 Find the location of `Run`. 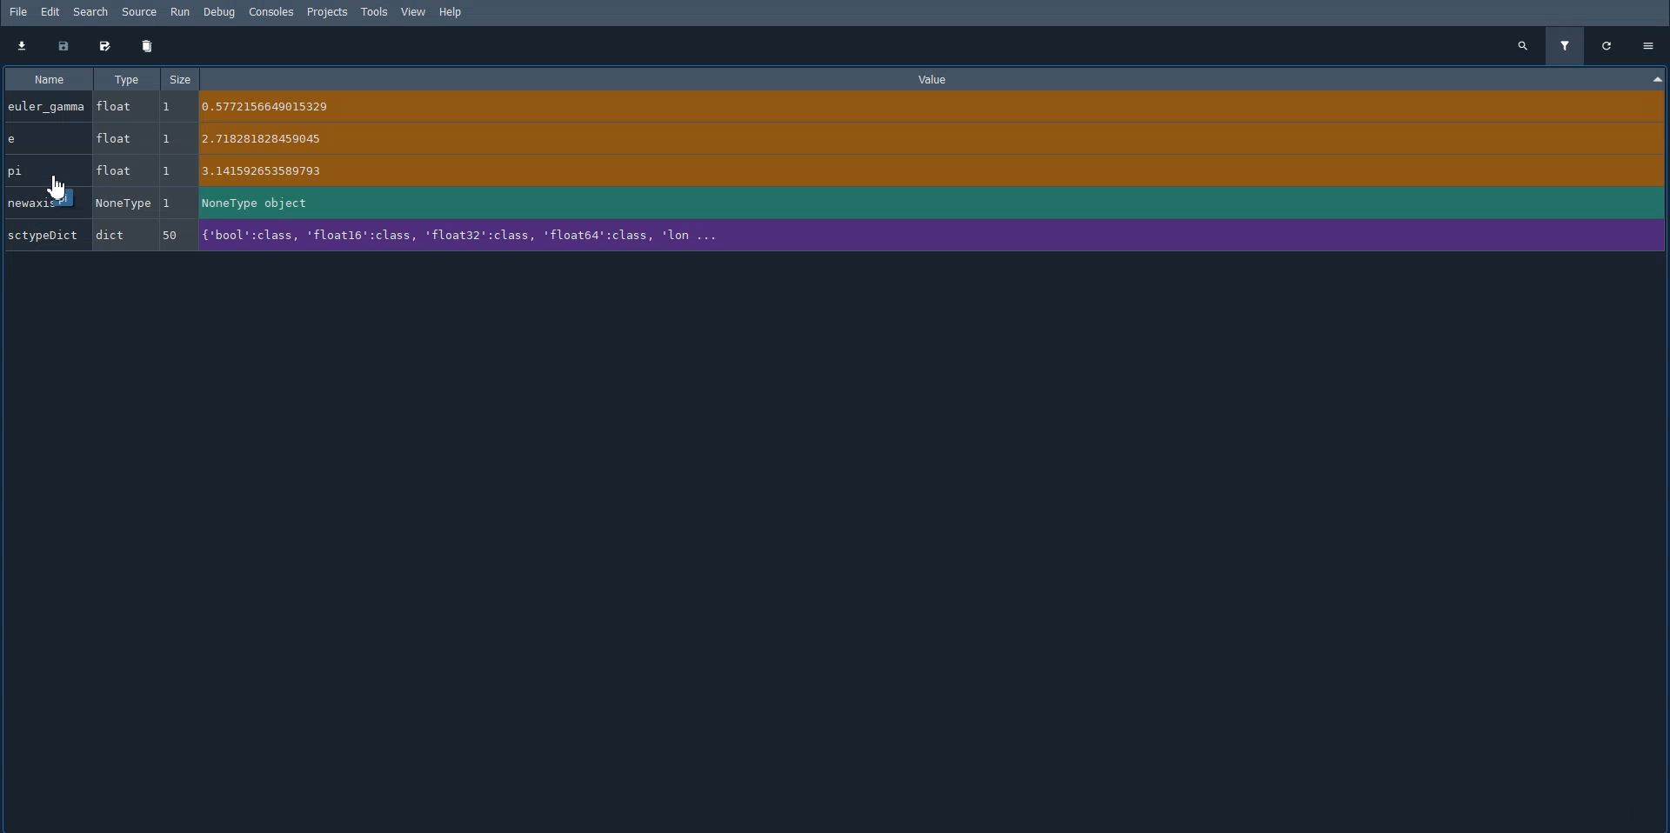

Run is located at coordinates (181, 11).